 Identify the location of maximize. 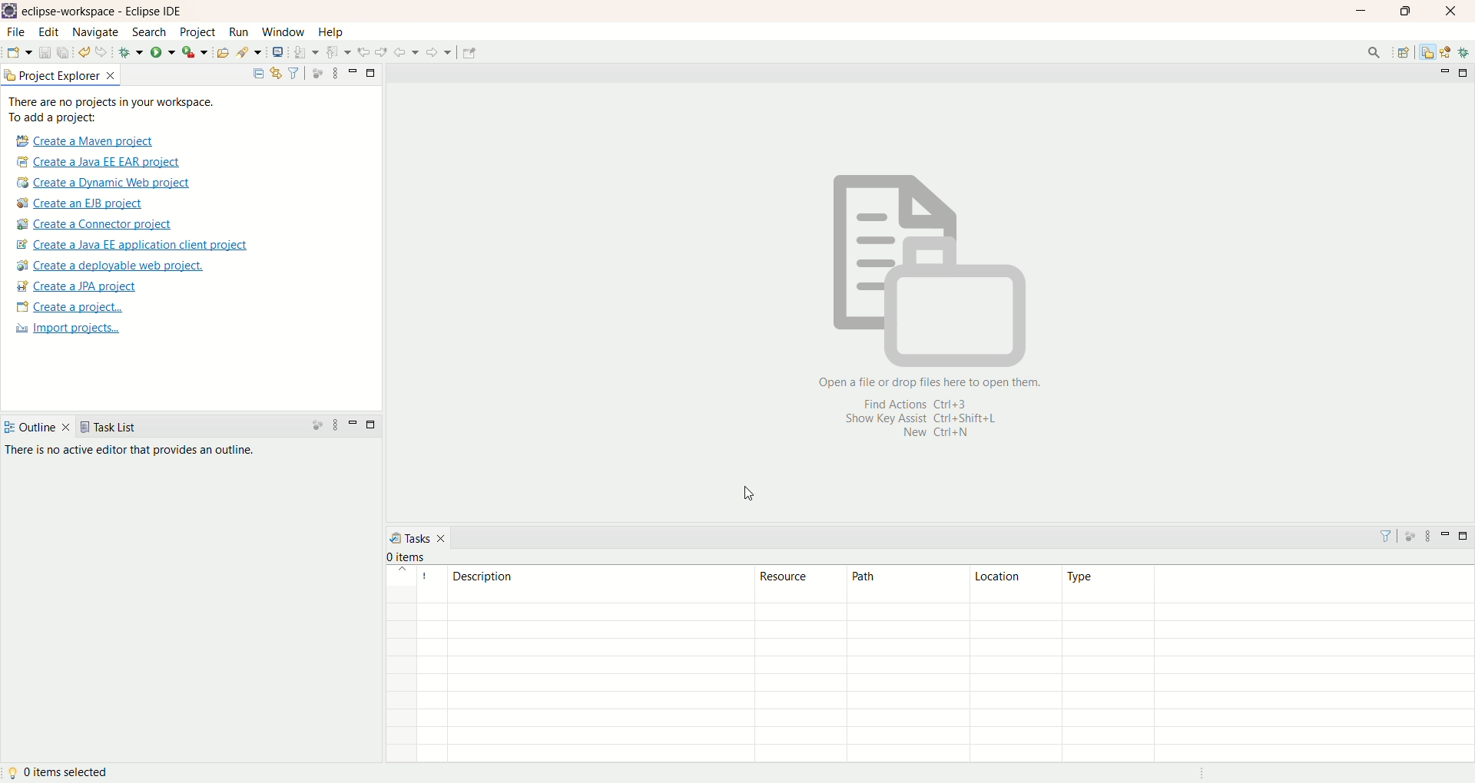
(373, 74).